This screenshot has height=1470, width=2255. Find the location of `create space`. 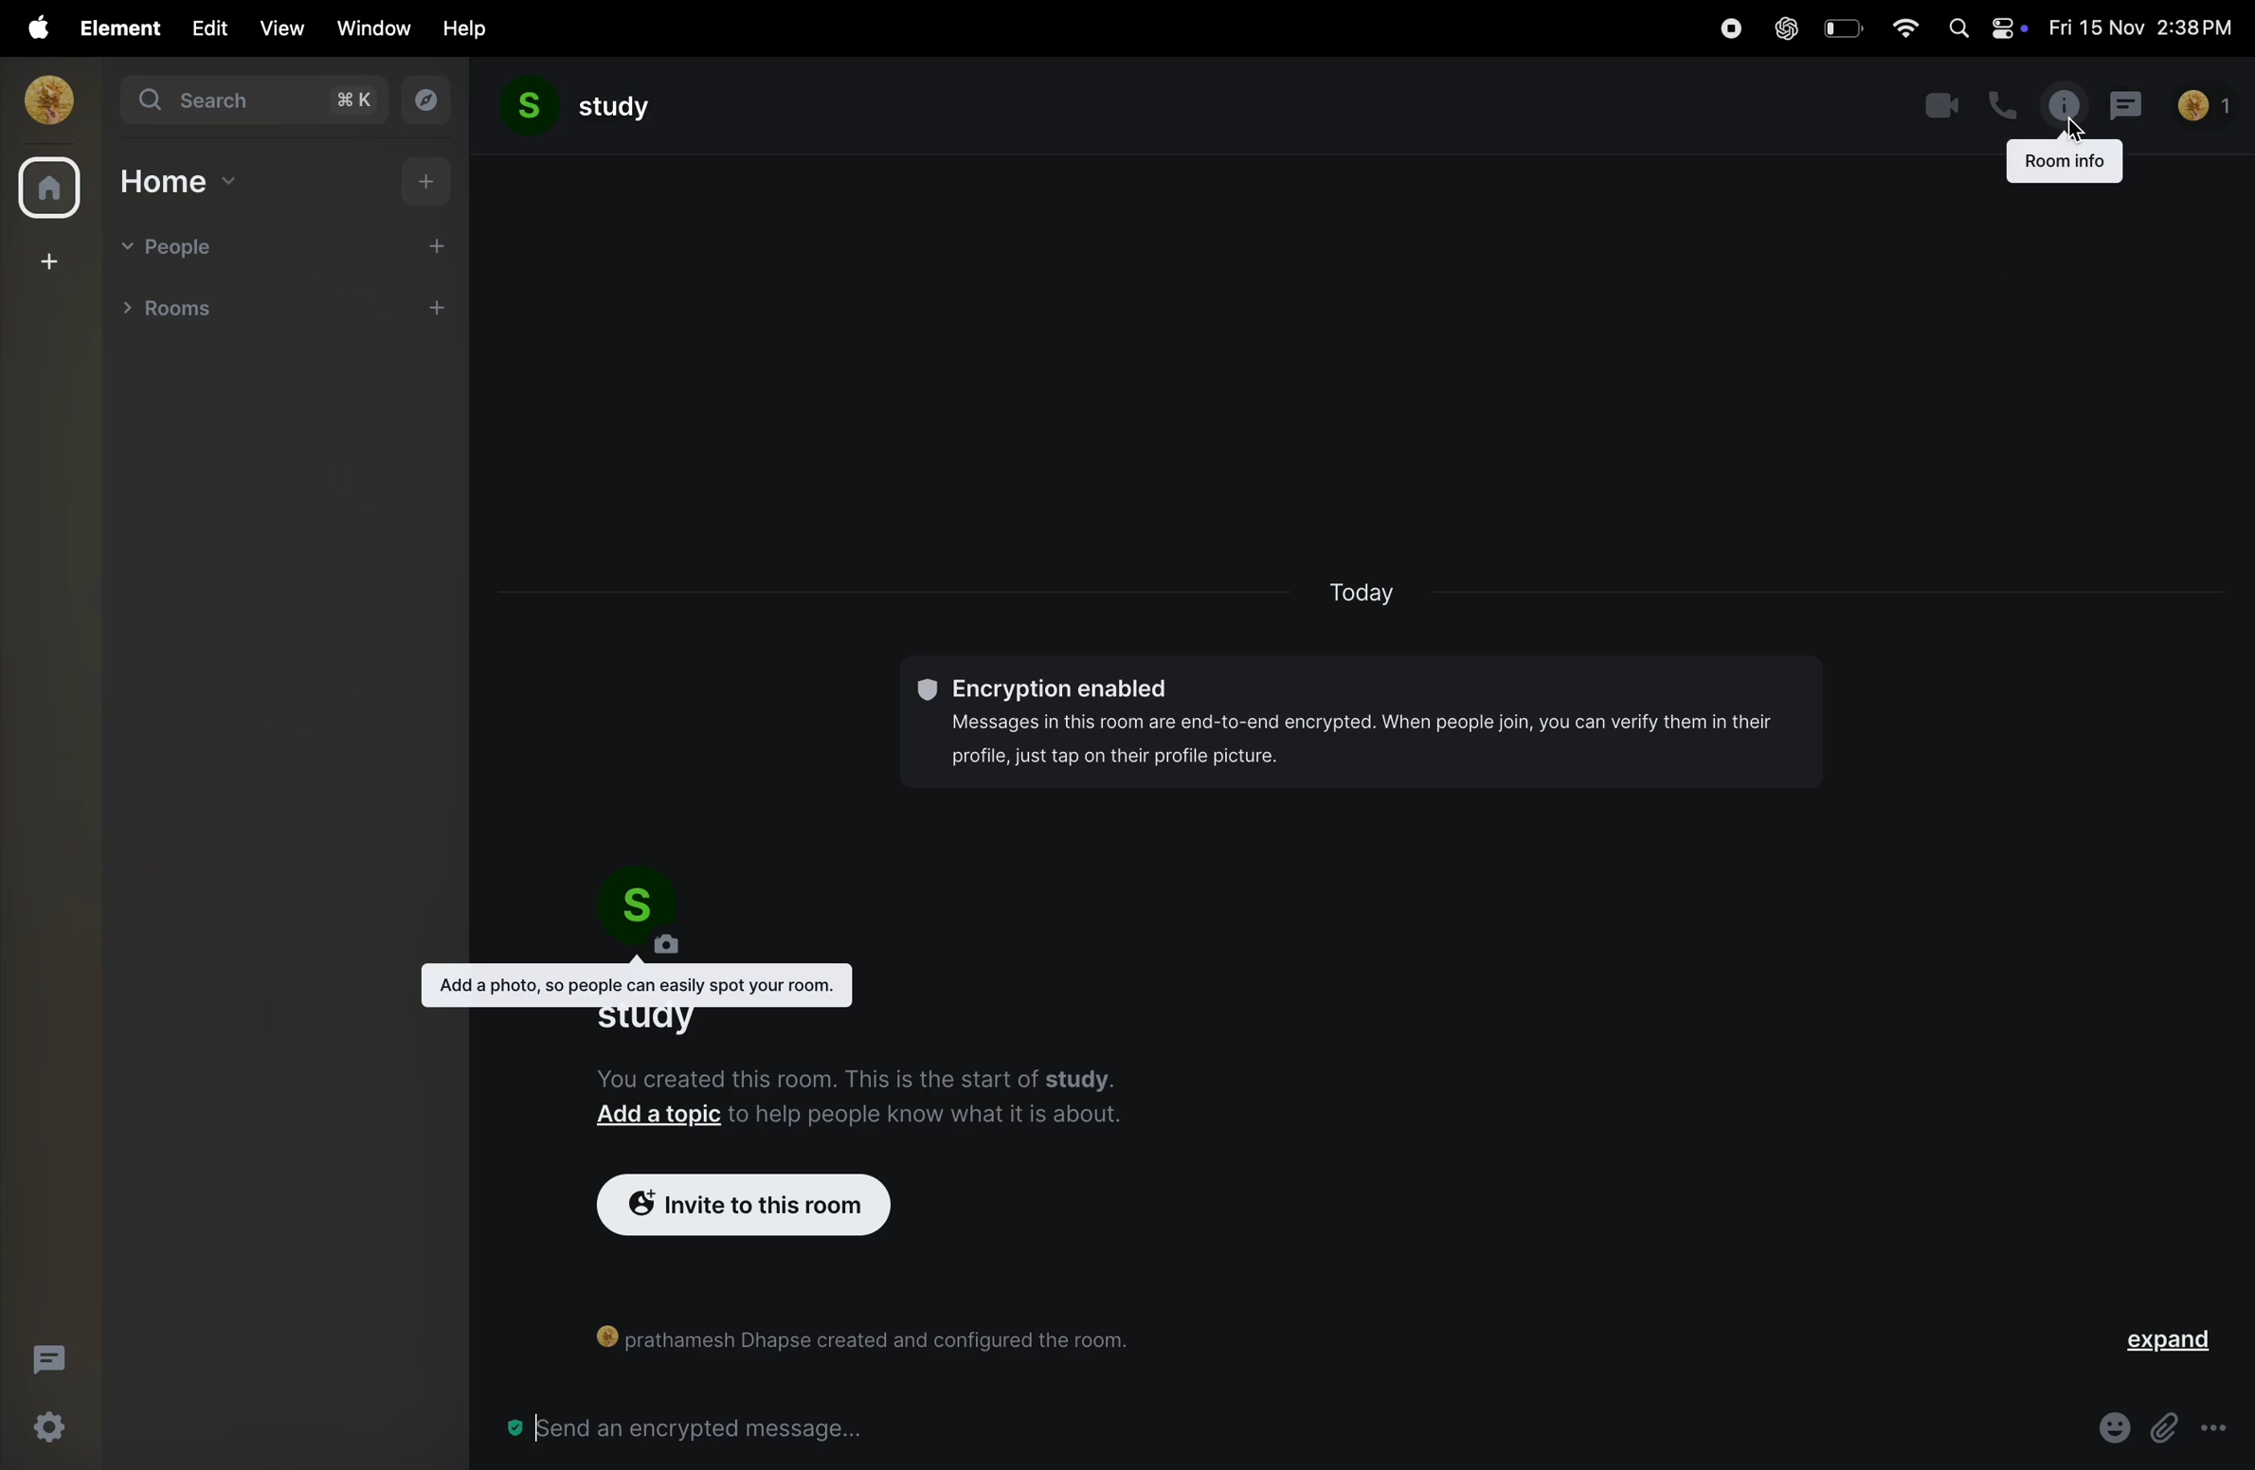

create space is located at coordinates (45, 260).